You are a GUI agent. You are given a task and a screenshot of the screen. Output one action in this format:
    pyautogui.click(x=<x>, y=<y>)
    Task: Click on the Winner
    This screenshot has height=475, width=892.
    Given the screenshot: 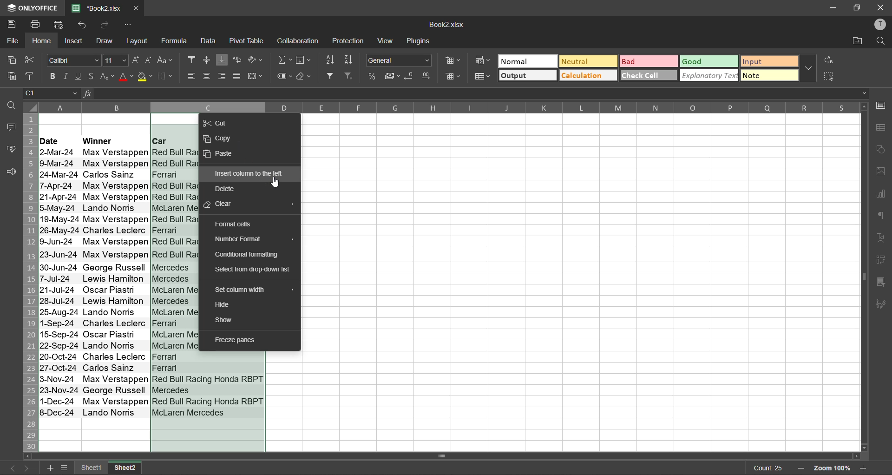 What is the action you would take?
    pyautogui.click(x=114, y=140)
    